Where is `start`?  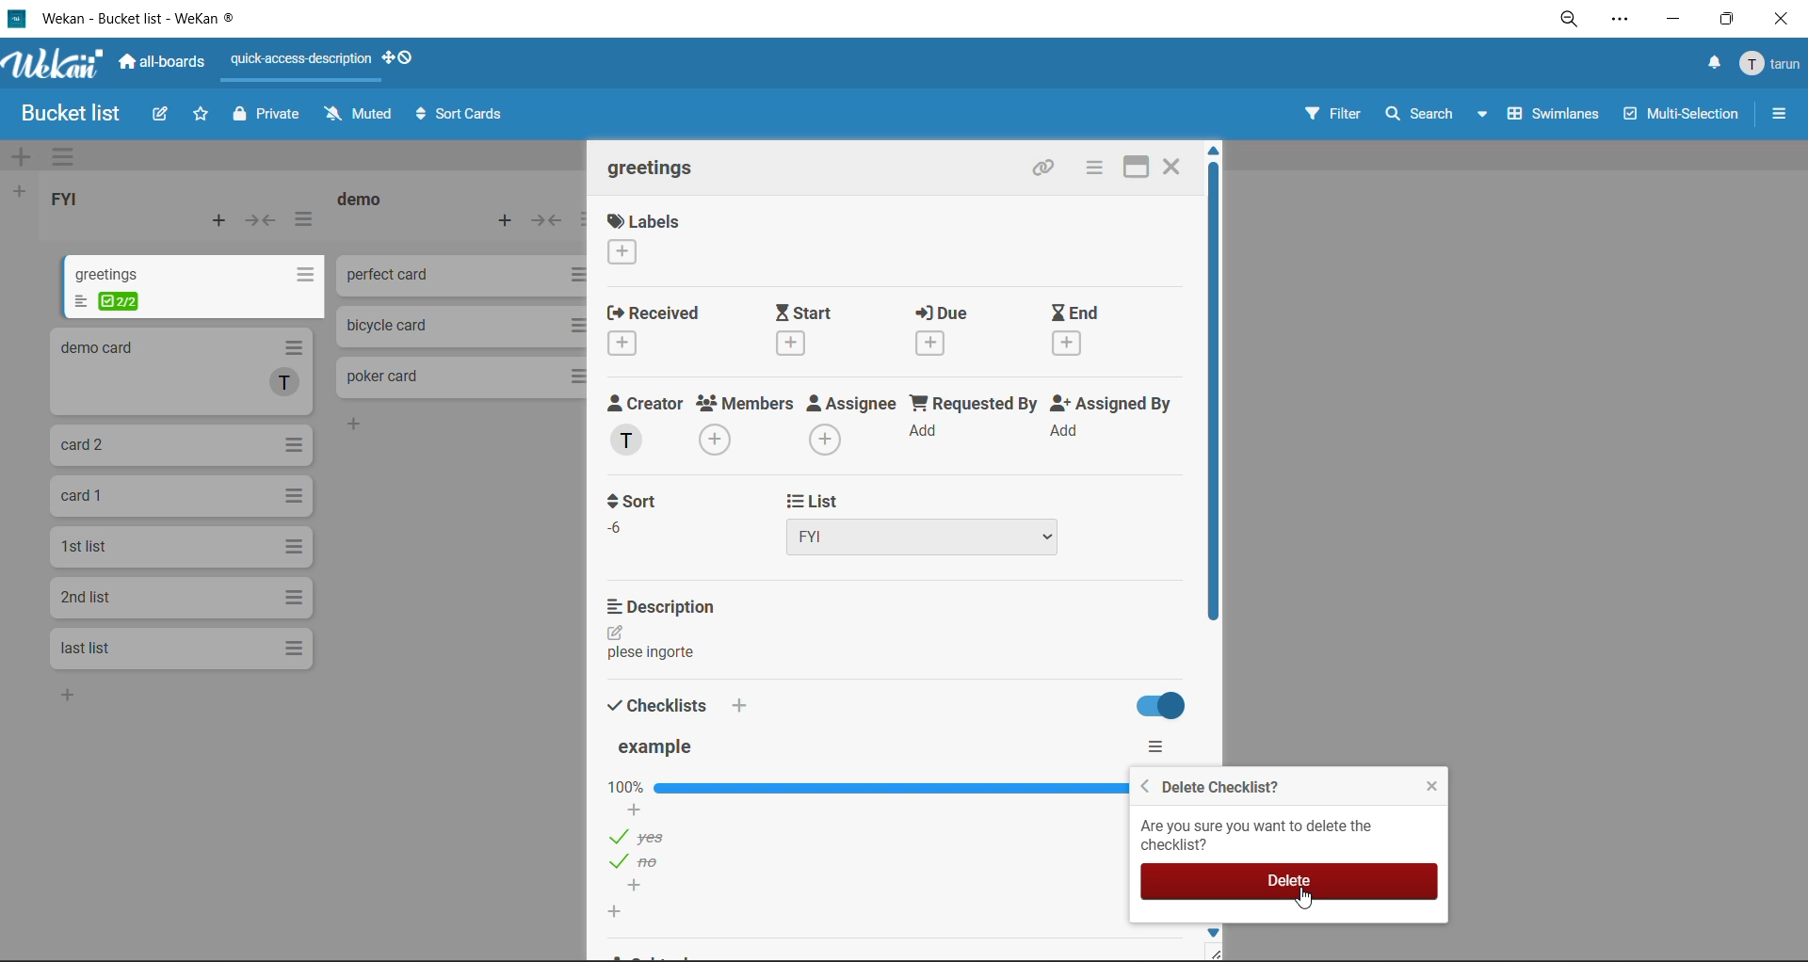
start is located at coordinates (805, 329).